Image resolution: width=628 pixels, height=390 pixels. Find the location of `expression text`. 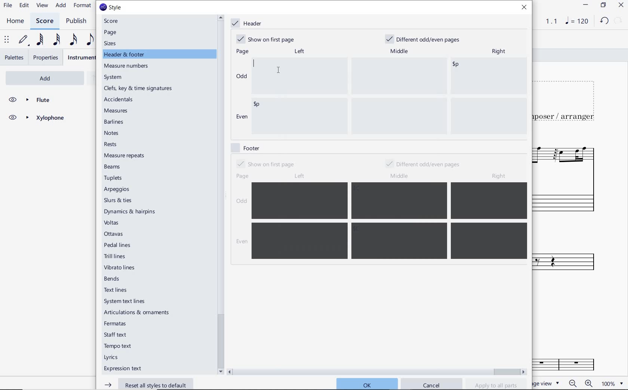

expression text is located at coordinates (124, 369).